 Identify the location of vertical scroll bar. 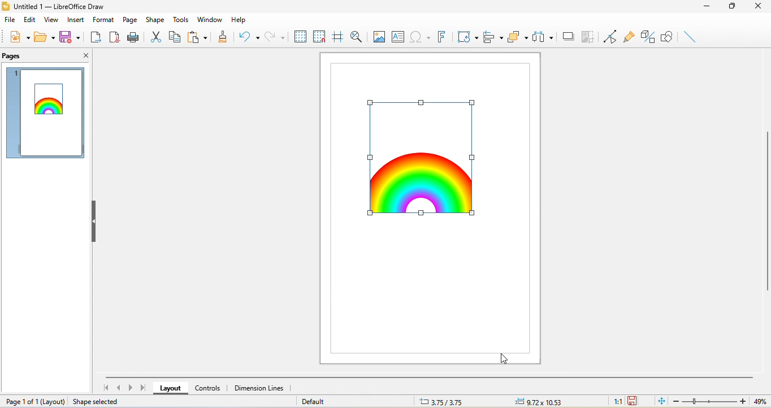
(766, 214).